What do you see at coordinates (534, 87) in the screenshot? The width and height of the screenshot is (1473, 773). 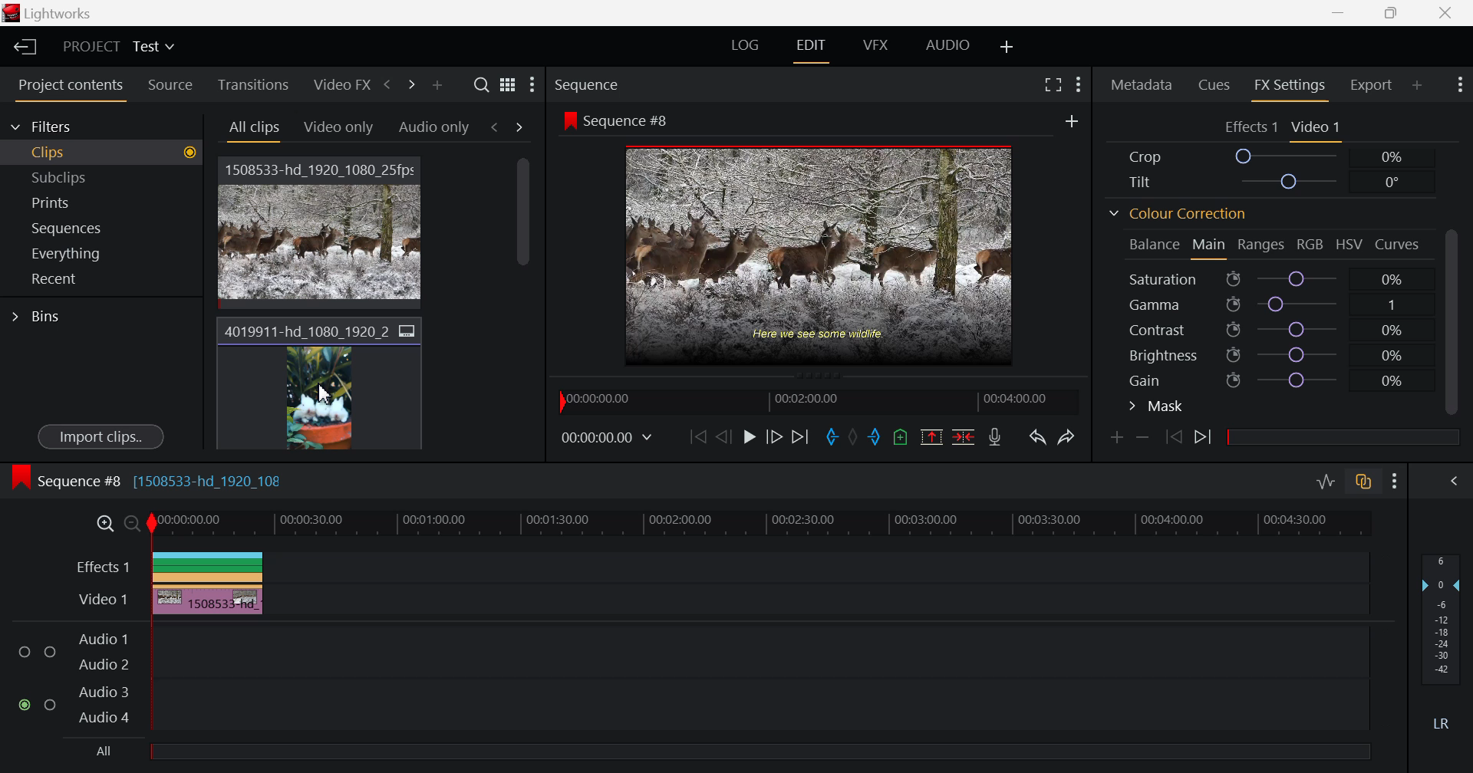 I see `Show Settings` at bounding box center [534, 87].